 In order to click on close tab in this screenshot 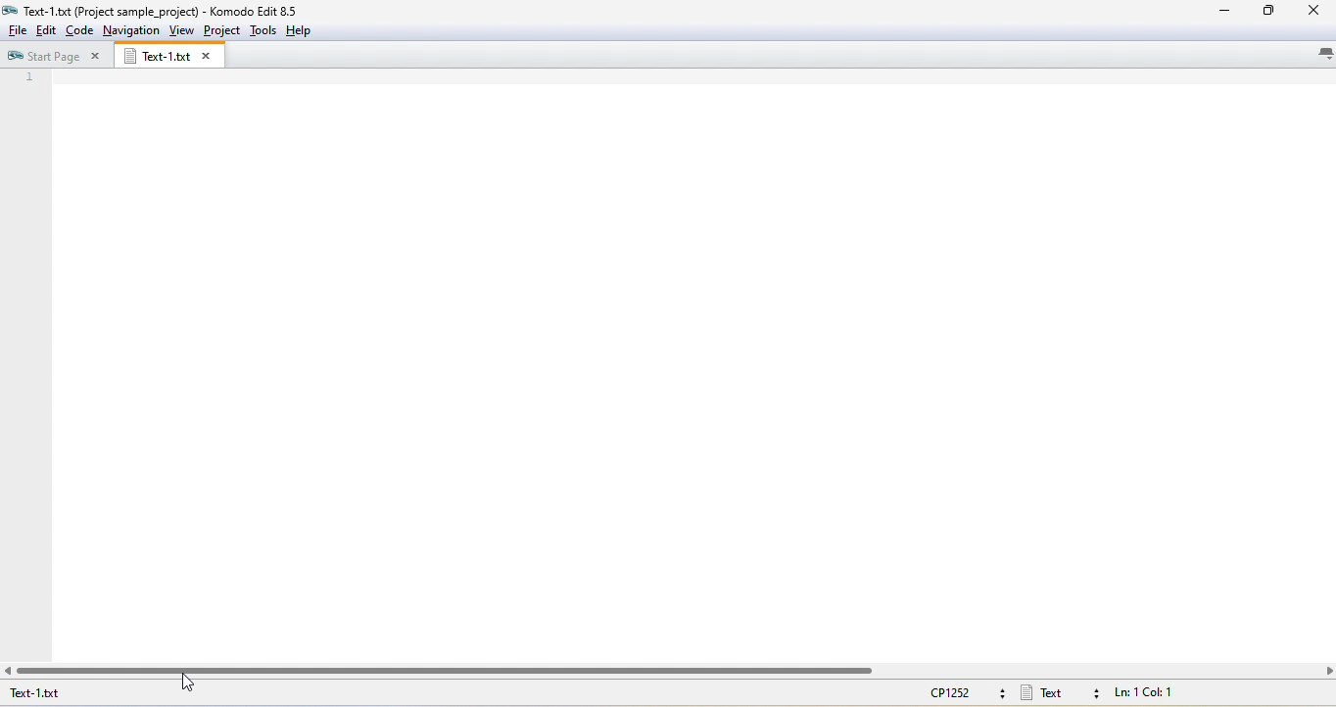, I will do `click(210, 57)`.